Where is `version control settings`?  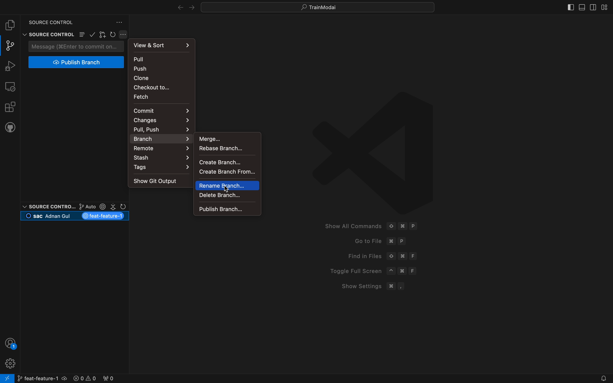 version control settings is located at coordinates (120, 22).